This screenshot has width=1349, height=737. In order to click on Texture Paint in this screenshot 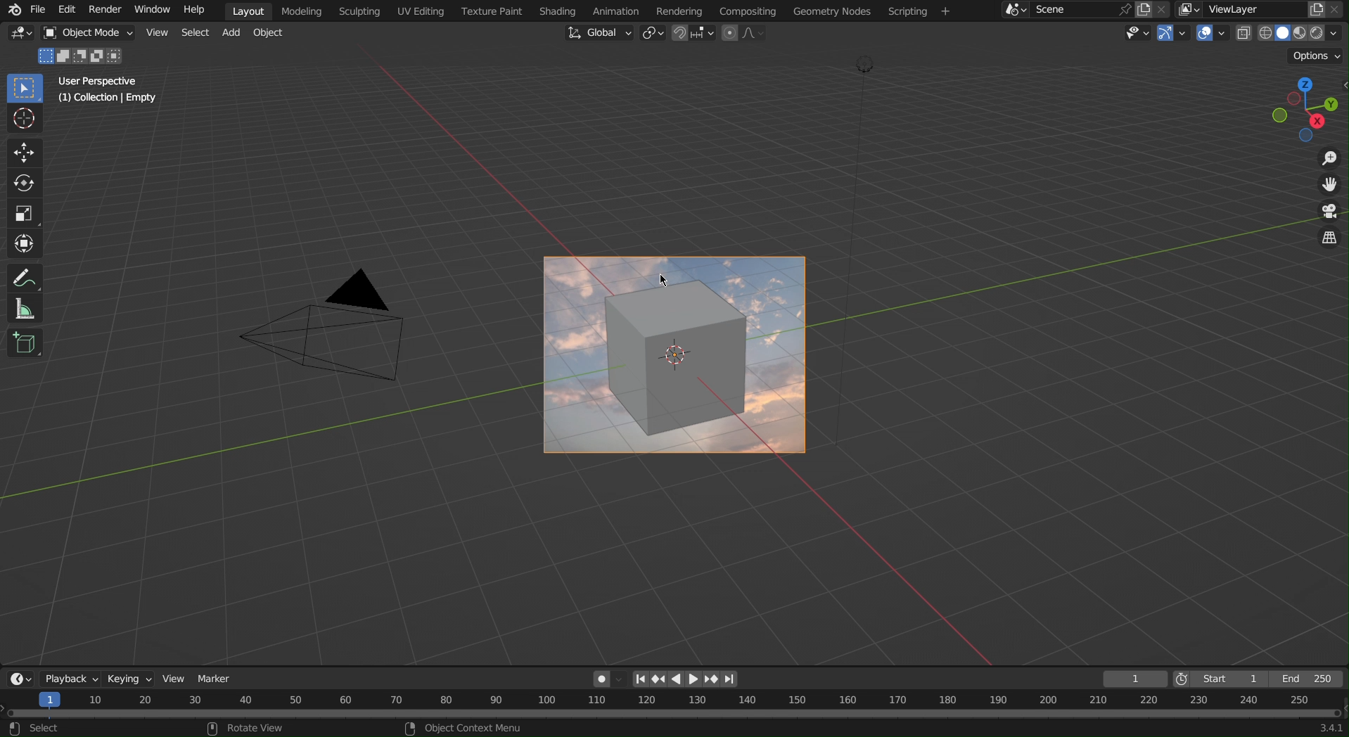, I will do `click(489, 11)`.